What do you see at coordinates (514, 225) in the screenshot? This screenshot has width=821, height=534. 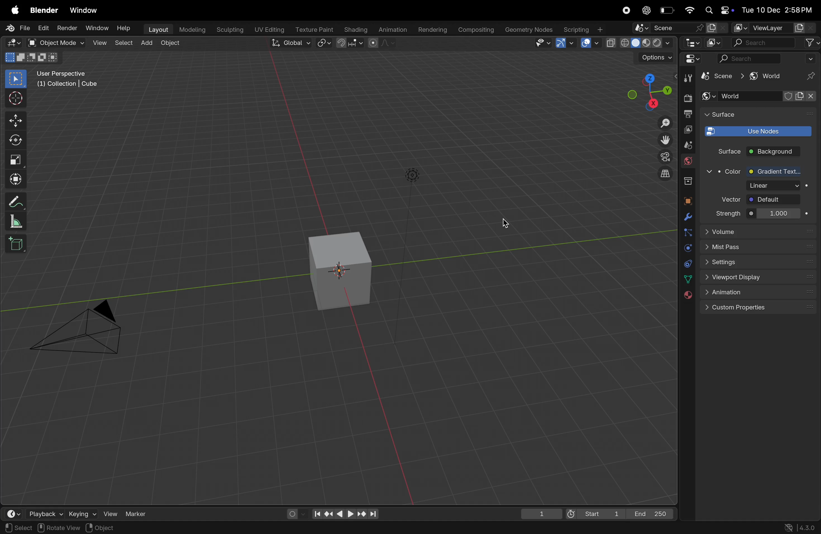 I see `color` at bounding box center [514, 225].